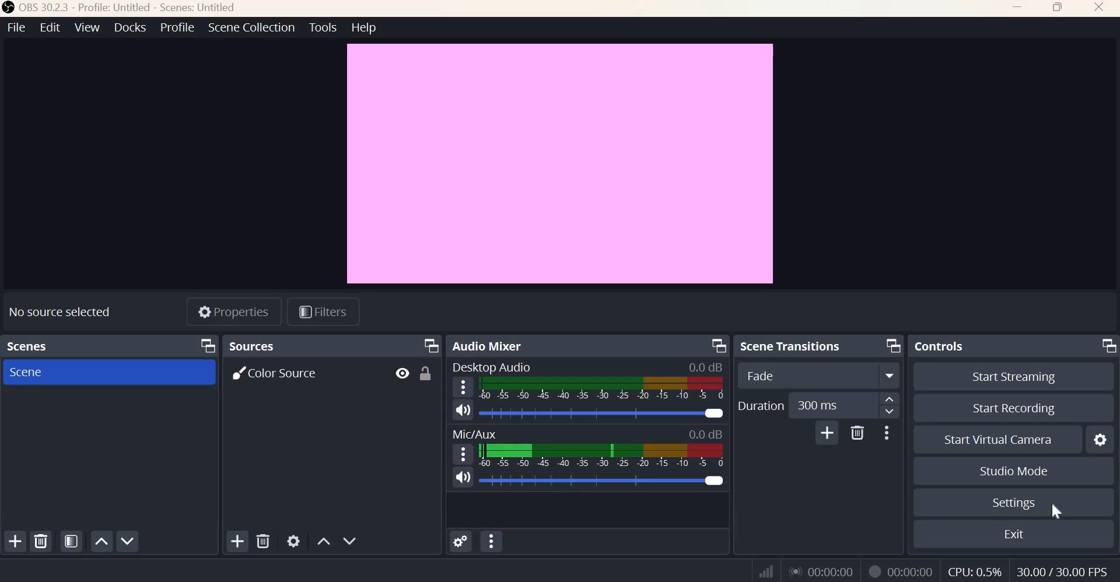 The image size is (1120, 582). Describe the element at coordinates (294, 540) in the screenshot. I see `Open source properties` at that location.